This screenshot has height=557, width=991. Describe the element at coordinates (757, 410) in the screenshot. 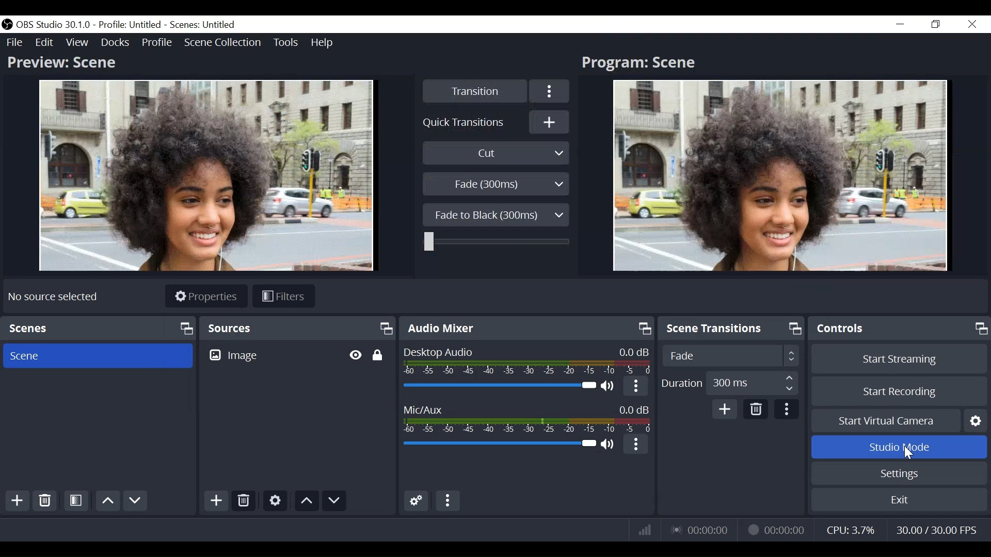

I see `Delete` at that location.